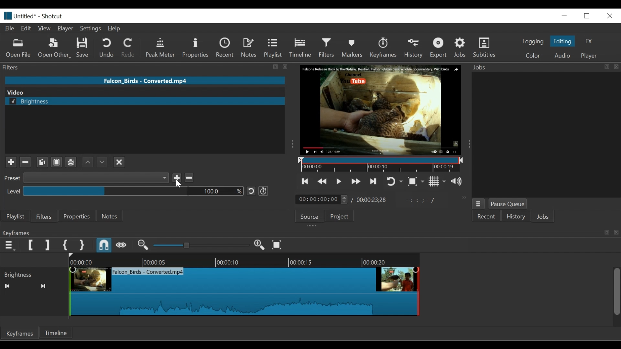  Describe the element at coordinates (339, 181) in the screenshot. I see `Toggle play or pause (space)` at that location.